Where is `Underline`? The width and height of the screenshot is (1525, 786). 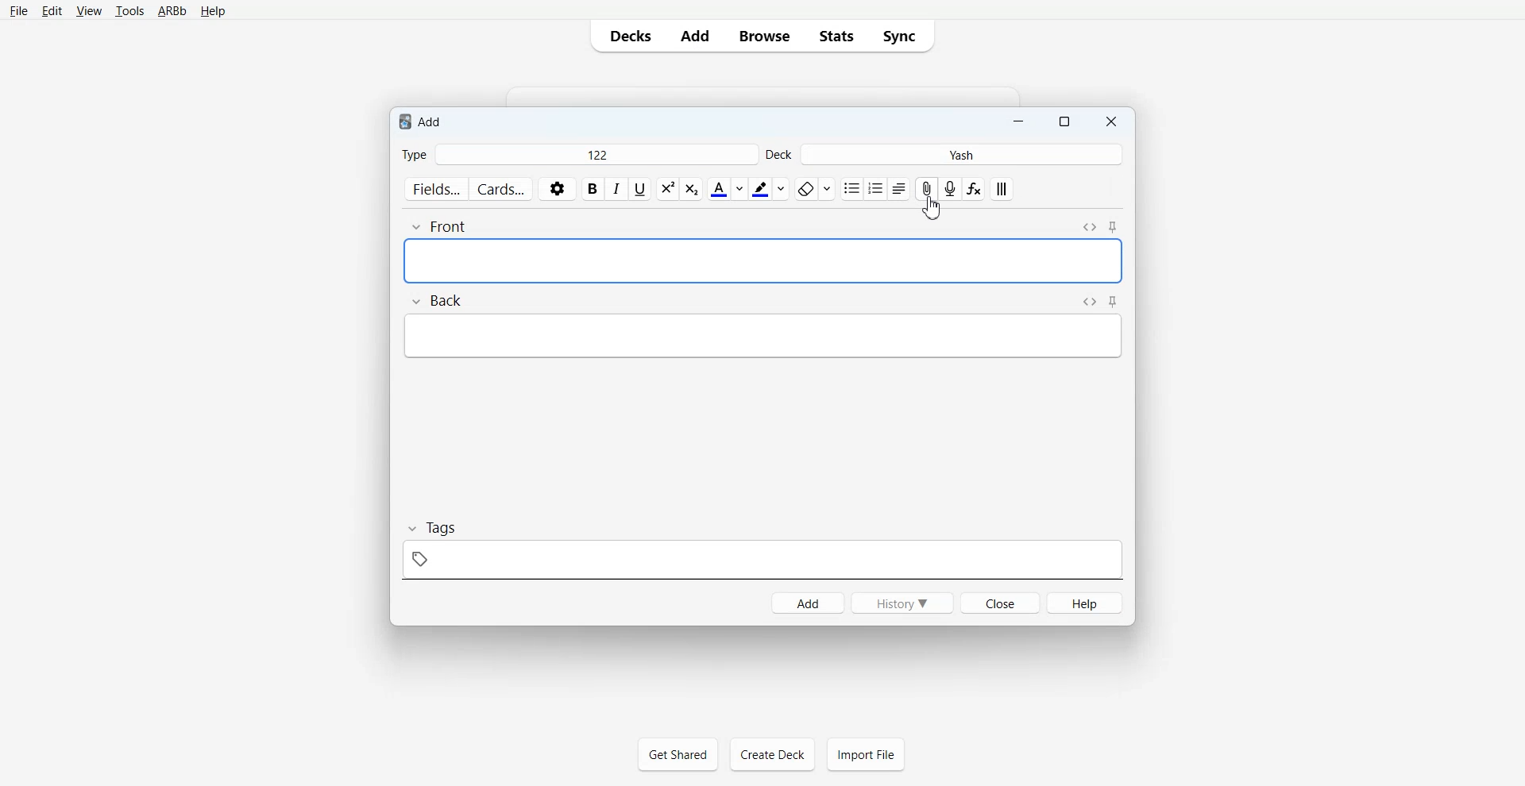
Underline is located at coordinates (640, 189).